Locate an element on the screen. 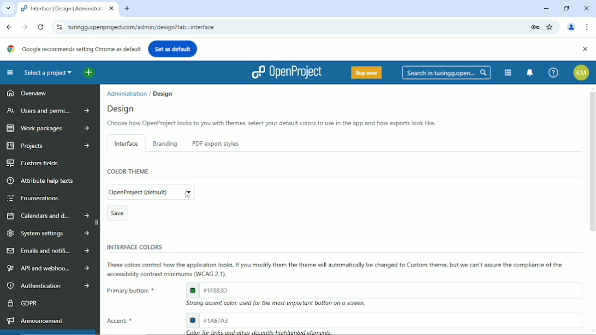  Select a project is located at coordinates (48, 73).